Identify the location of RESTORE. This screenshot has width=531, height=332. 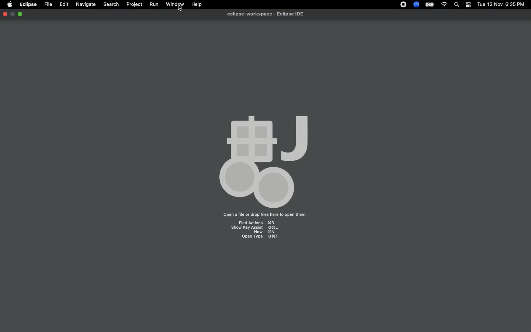
(11, 13).